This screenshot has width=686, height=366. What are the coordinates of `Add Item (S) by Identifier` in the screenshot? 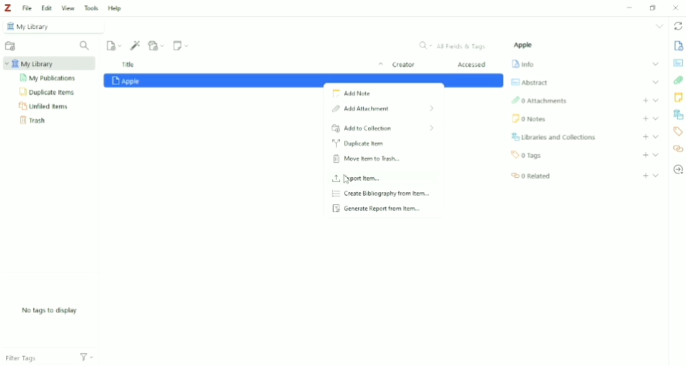 It's located at (136, 45).